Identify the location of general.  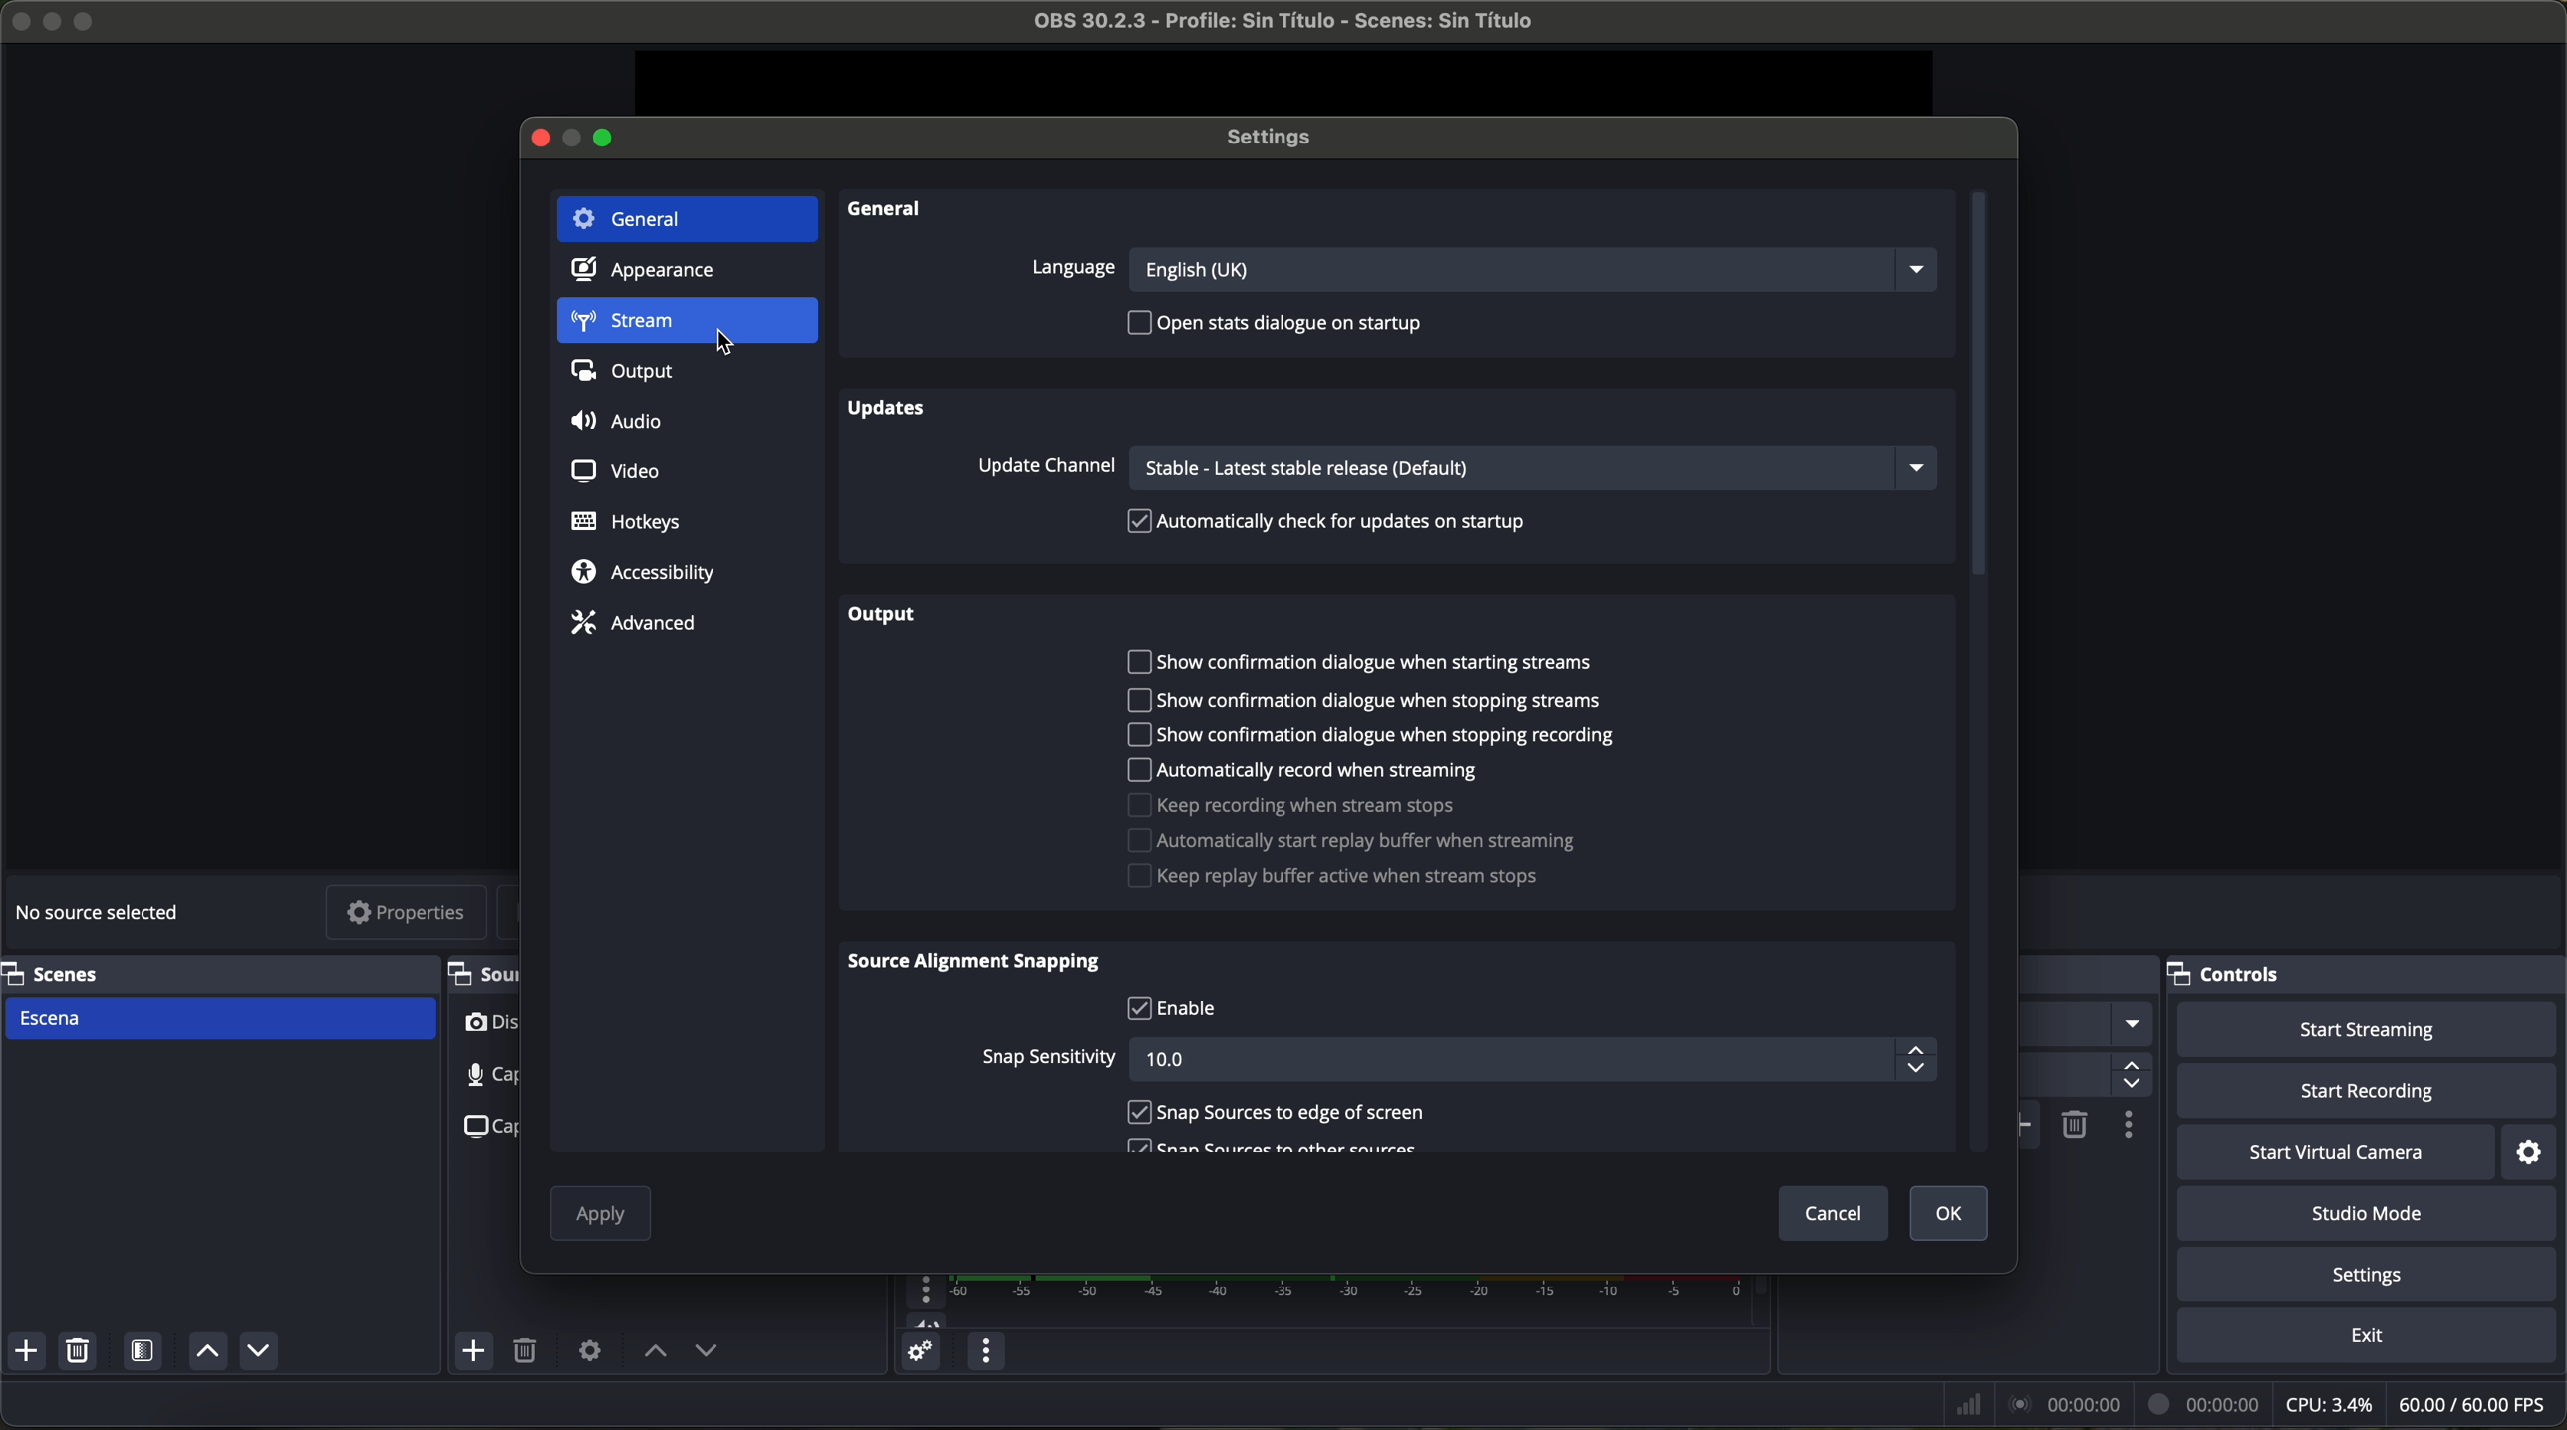
(890, 209).